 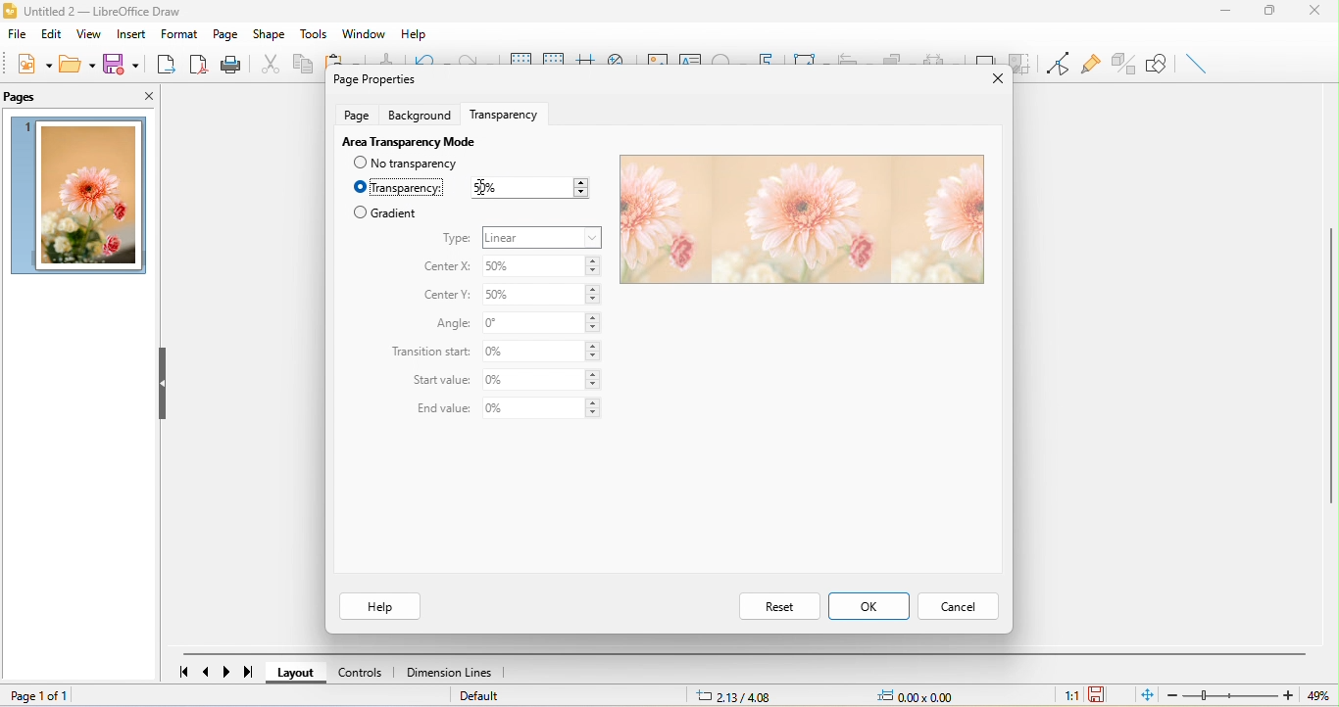 I want to click on page 1 of 1, so click(x=77, y=697).